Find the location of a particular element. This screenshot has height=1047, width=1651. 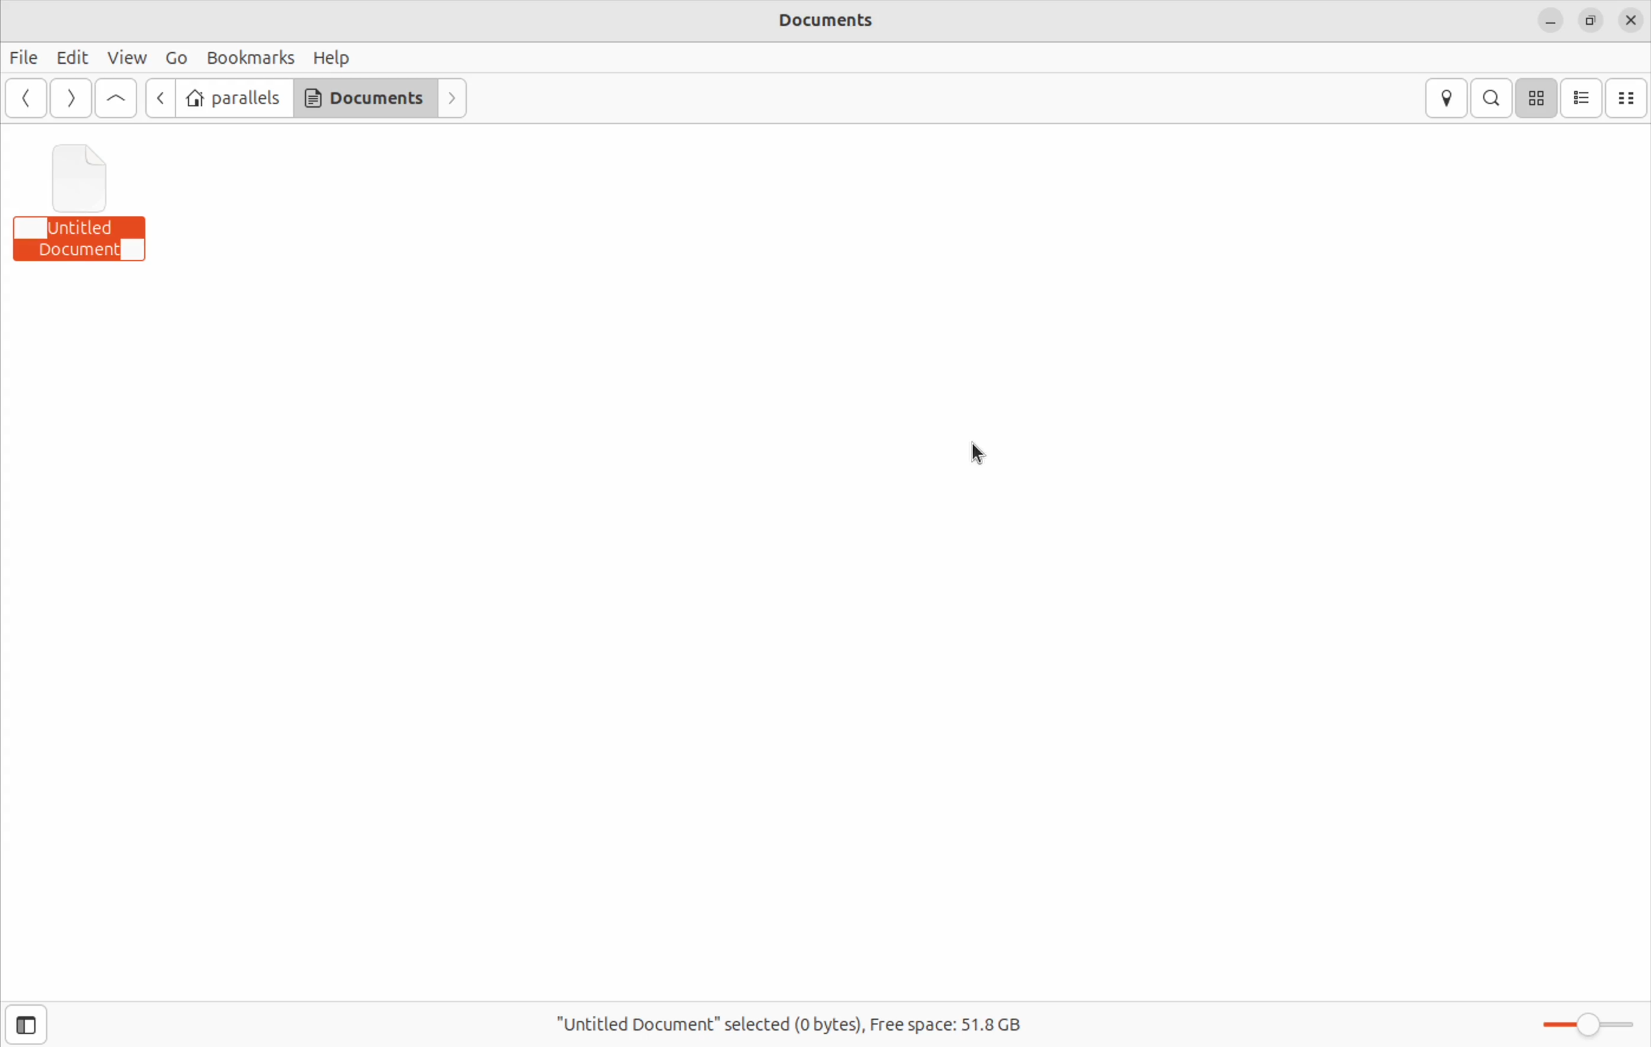

close is located at coordinates (1632, 20).